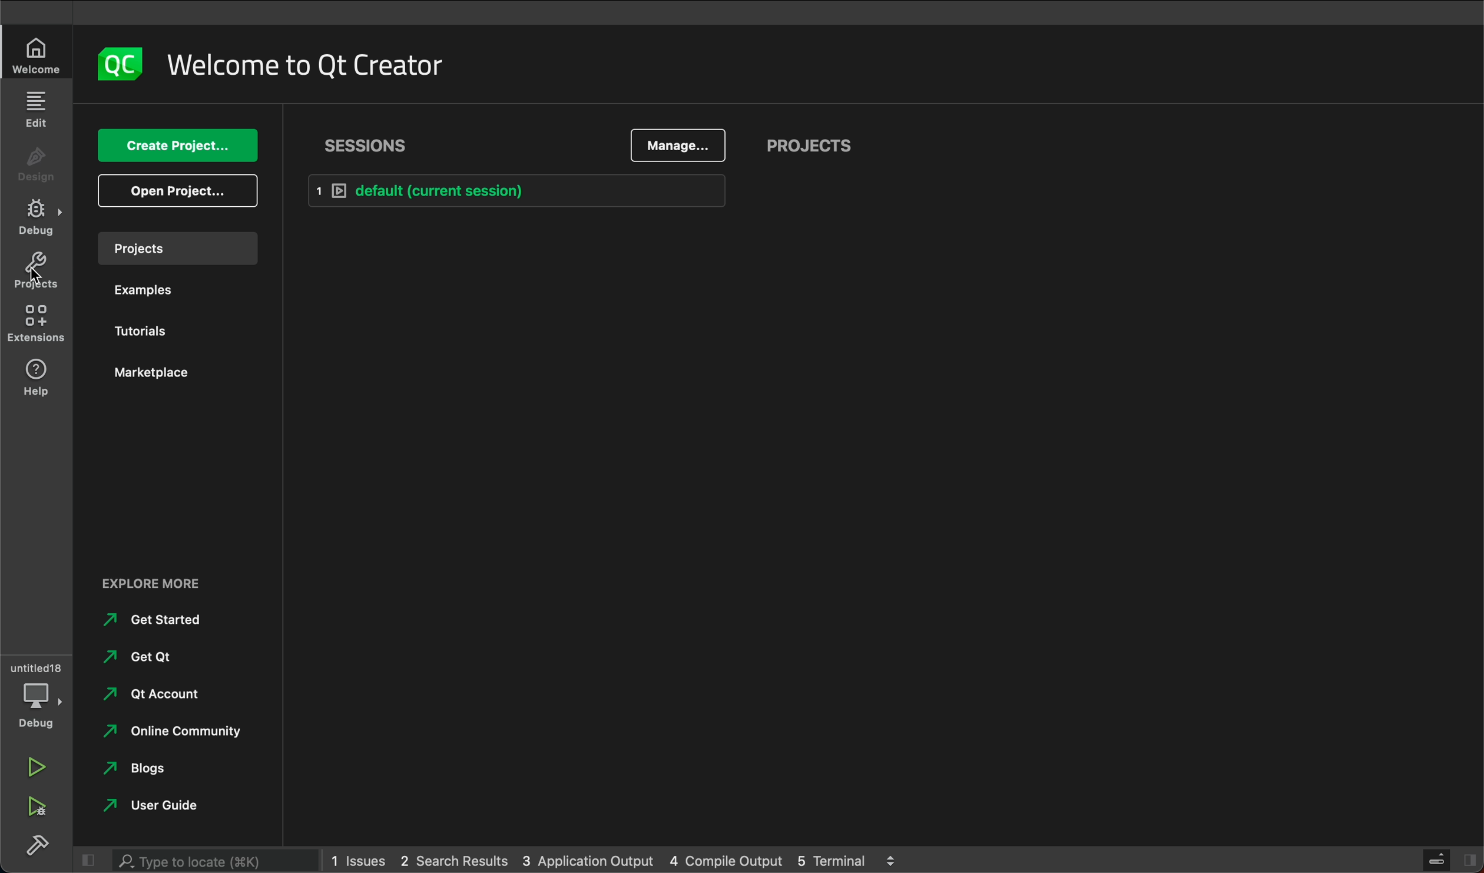 This screenshot has height=873, width=1484. Describe the element at coordinates (181, 147) in the screenshot. I see `create project` at that location.